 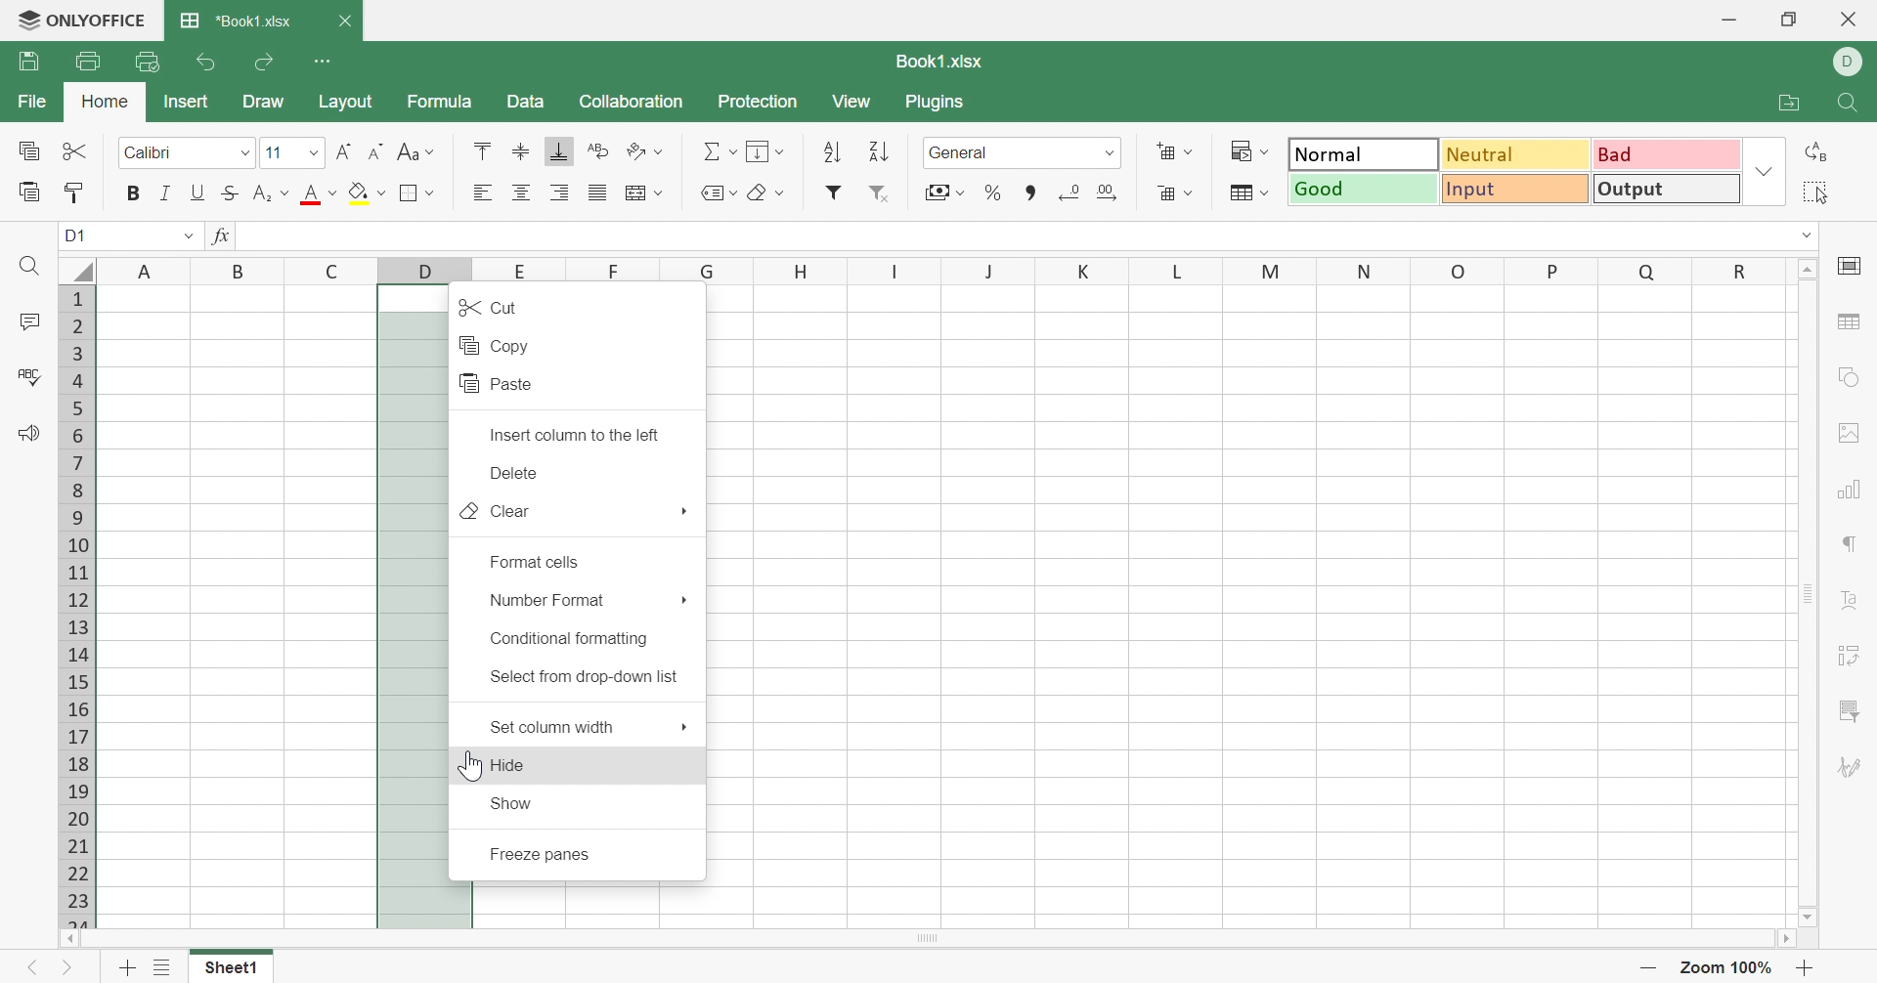 What do you see at coordinates (854, 103) in the screenshot?
I see `View` at bounding box center [854, 103].